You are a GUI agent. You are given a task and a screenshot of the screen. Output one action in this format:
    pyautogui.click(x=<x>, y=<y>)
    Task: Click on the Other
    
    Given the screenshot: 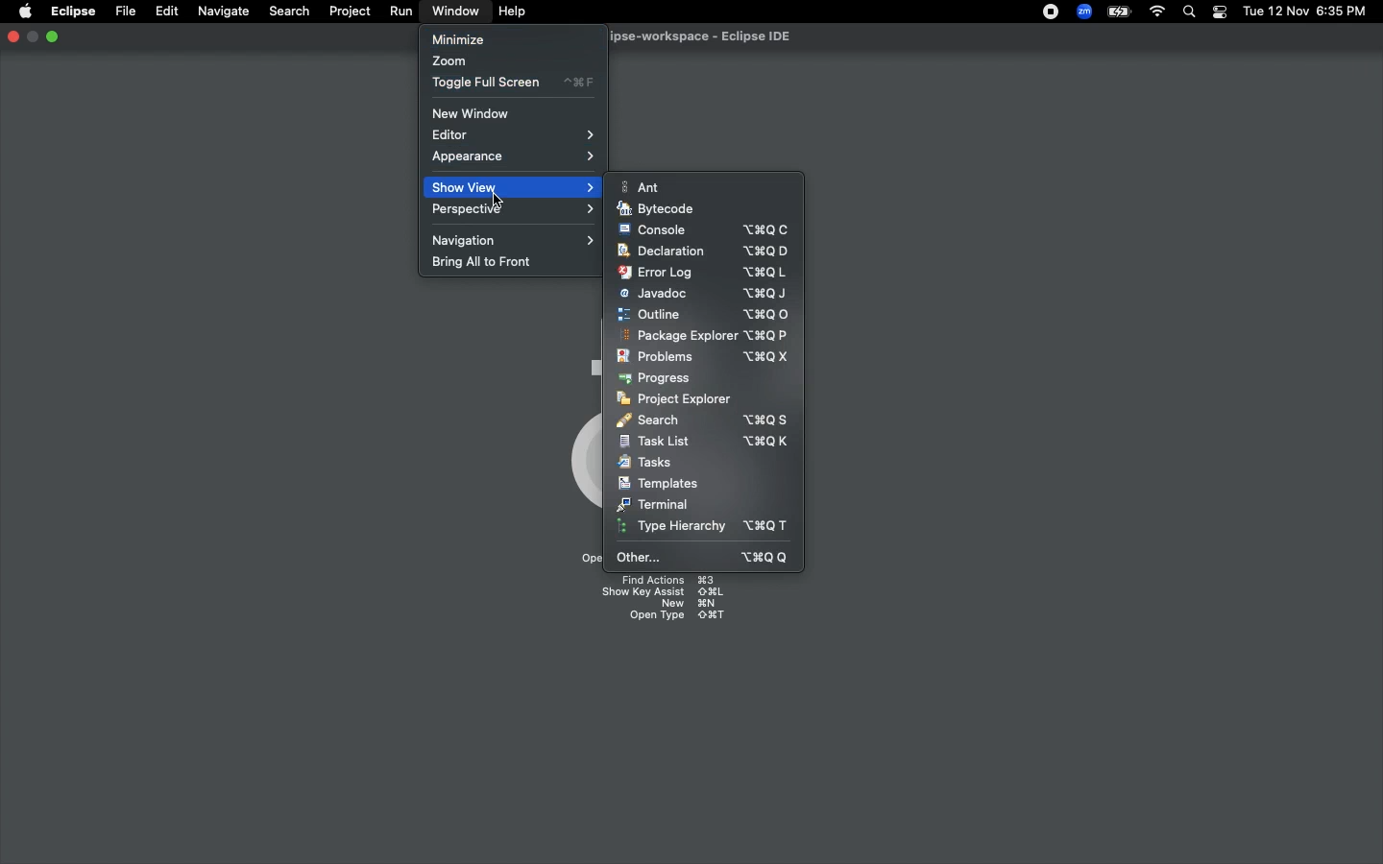 What is the action you would take?
    pyautogui.click(x=705, y=557)
    